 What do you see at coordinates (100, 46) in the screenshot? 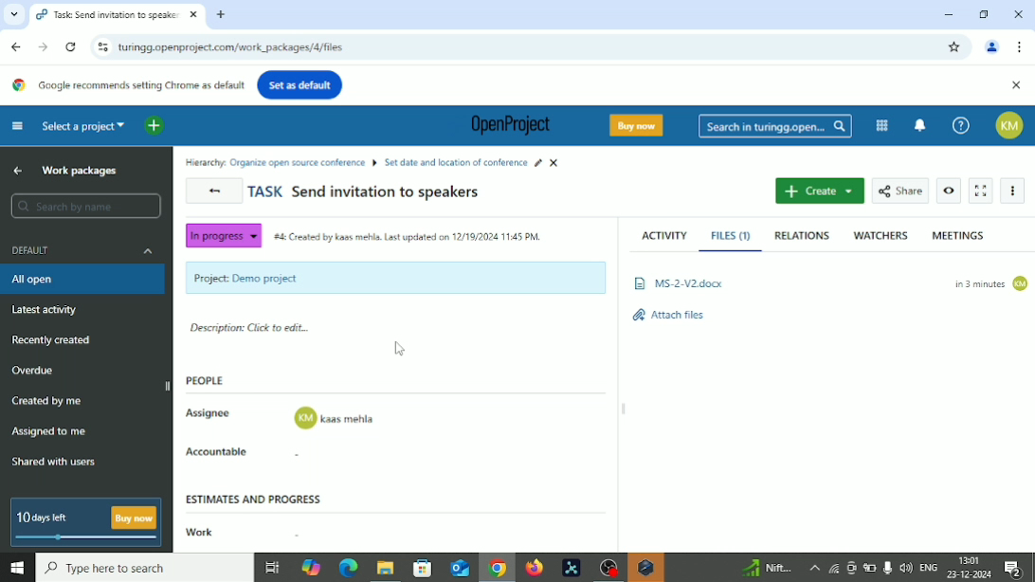
I see `View site information` at bounding box center [100, 46].